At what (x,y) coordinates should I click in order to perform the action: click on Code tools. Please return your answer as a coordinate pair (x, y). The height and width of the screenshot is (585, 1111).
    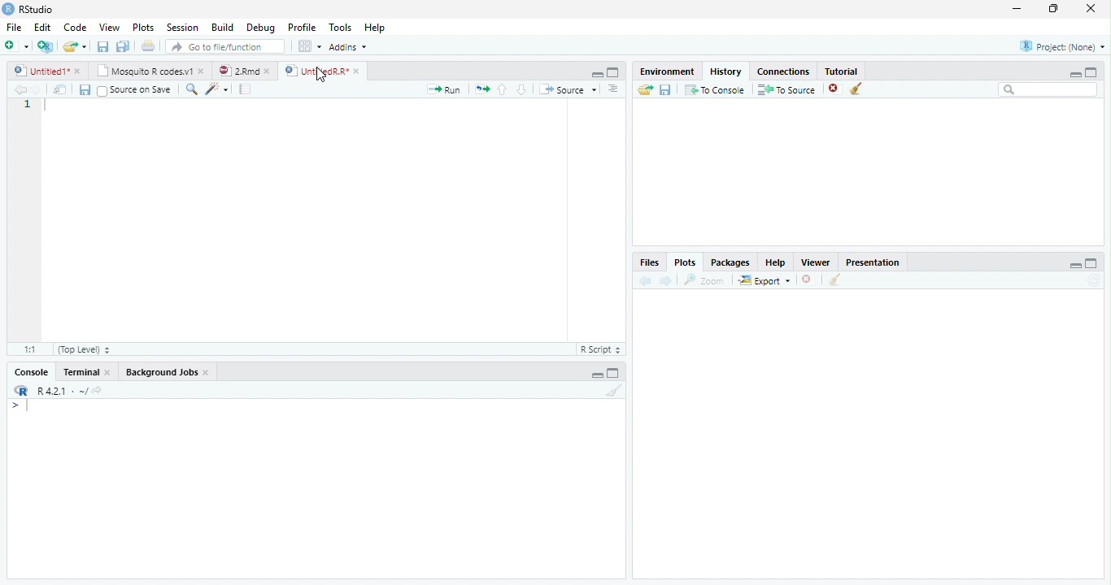
    Looking at the image, I should click on (217, 89).